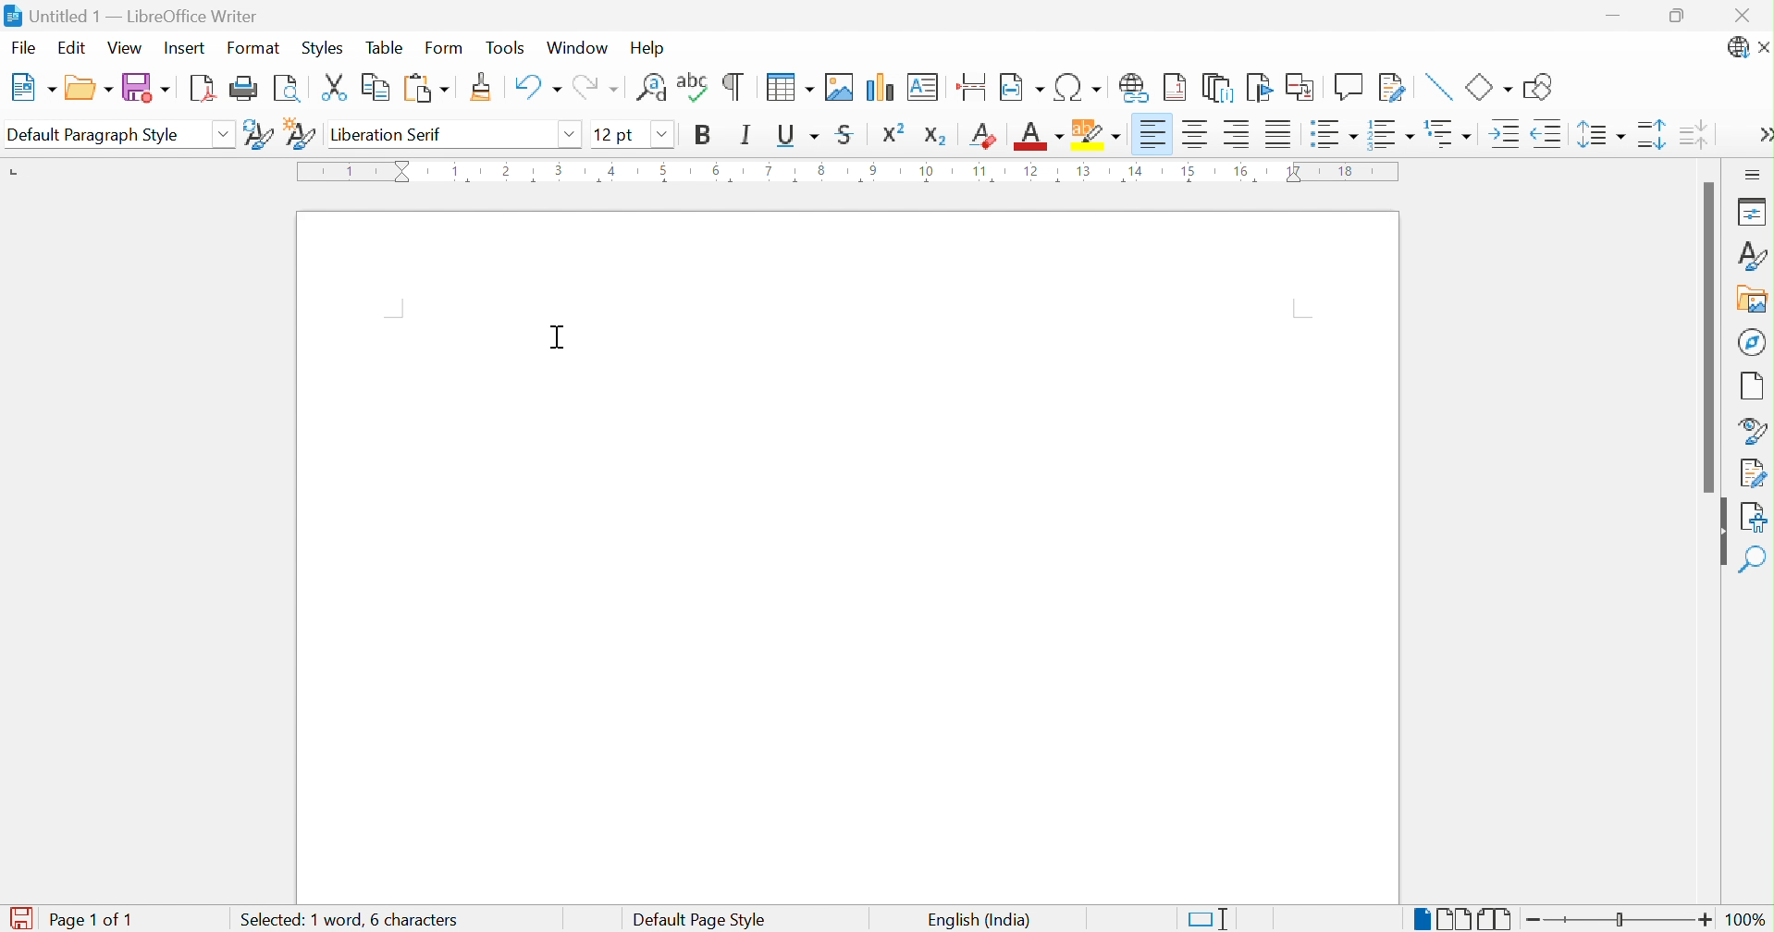 Image resolution: width=1774 pixels, height=932 pixels. What do you see at coordinates (245, 88) in the screenshot?
I see `Print` at bounding box center [245, 88].